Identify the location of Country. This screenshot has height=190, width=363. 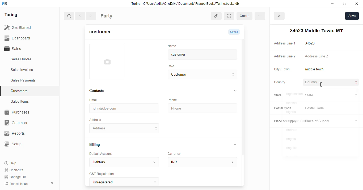
(332, 83).